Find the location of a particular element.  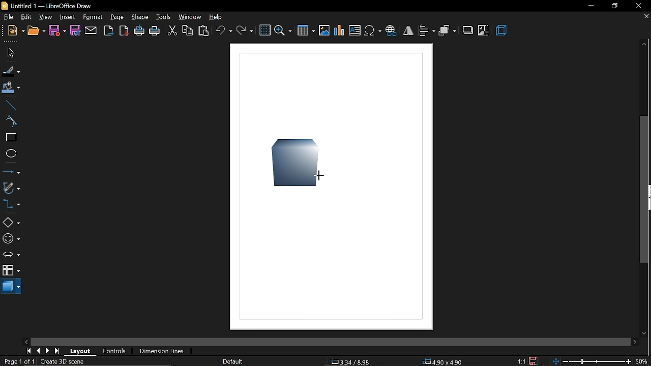

undo is located at coordinates (224, 32).